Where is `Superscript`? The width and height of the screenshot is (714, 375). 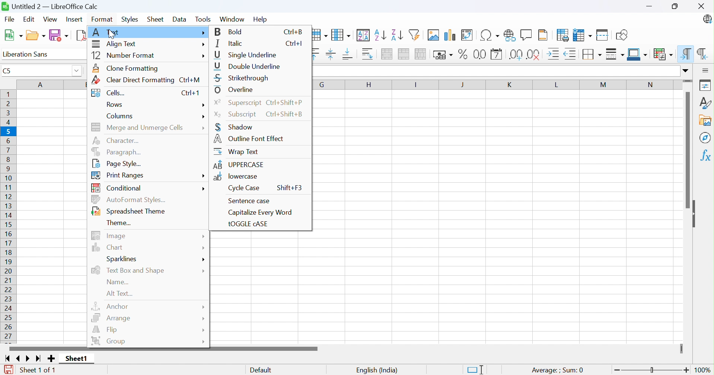
Superscript is located at coordinates (237, 105).